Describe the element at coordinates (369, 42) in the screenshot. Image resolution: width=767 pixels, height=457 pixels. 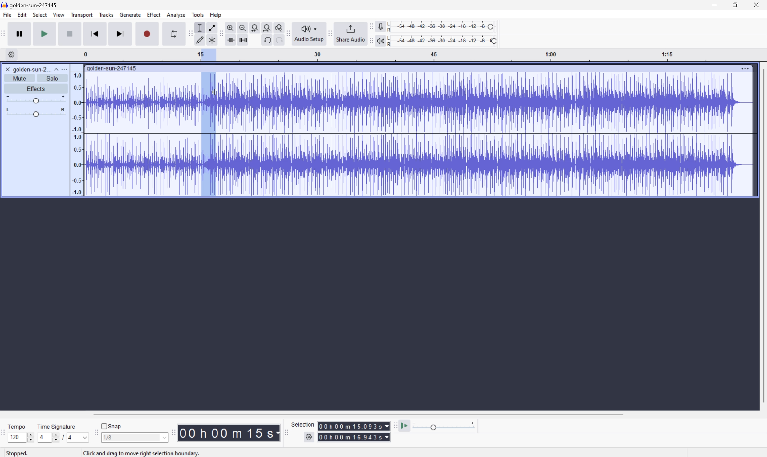
I see `Audacity playback meter toolbar` at that location.